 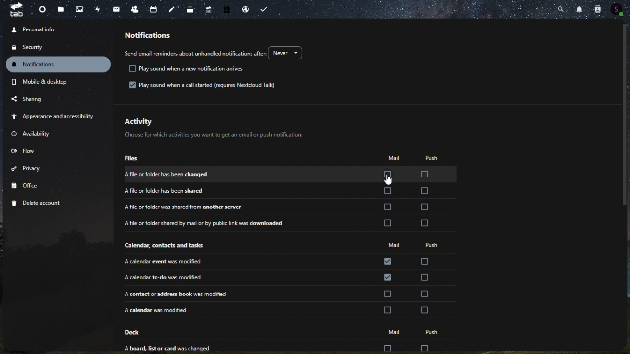 I want to click on contact, so click(x=598, y=9).